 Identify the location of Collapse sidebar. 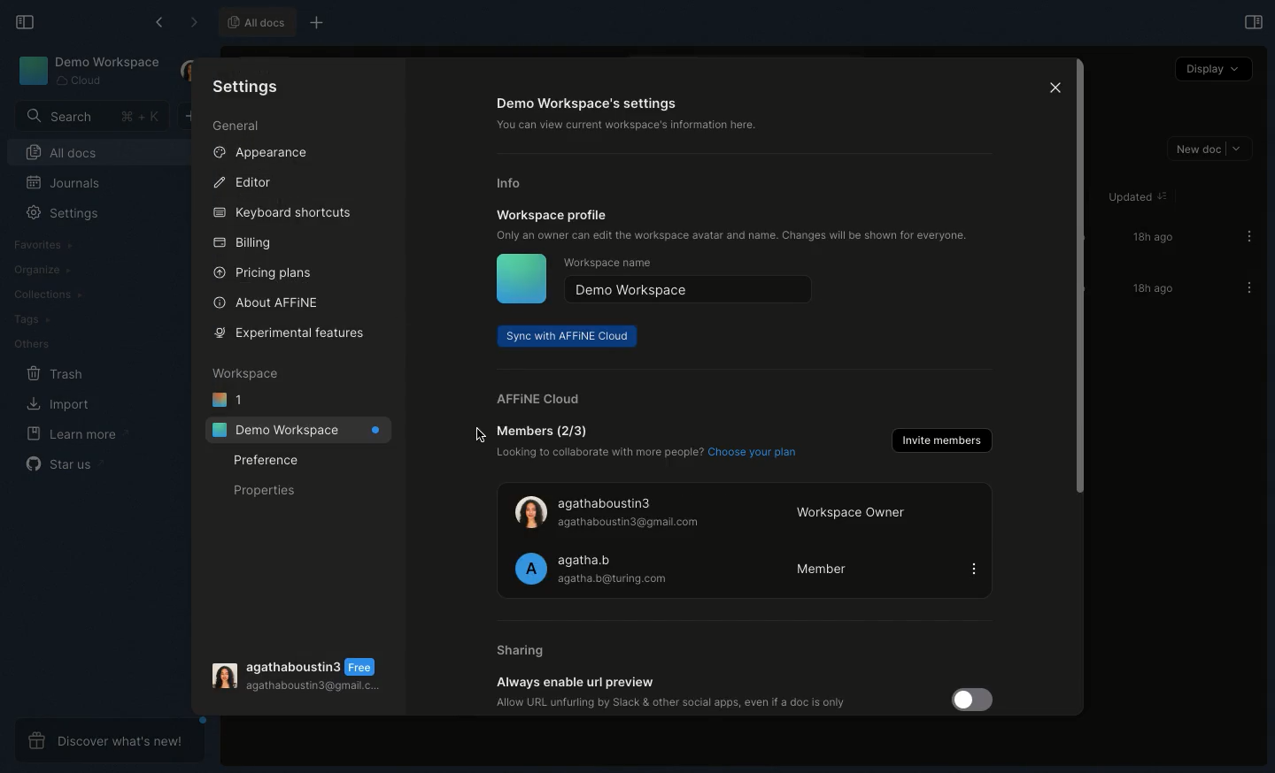
(23, 23).